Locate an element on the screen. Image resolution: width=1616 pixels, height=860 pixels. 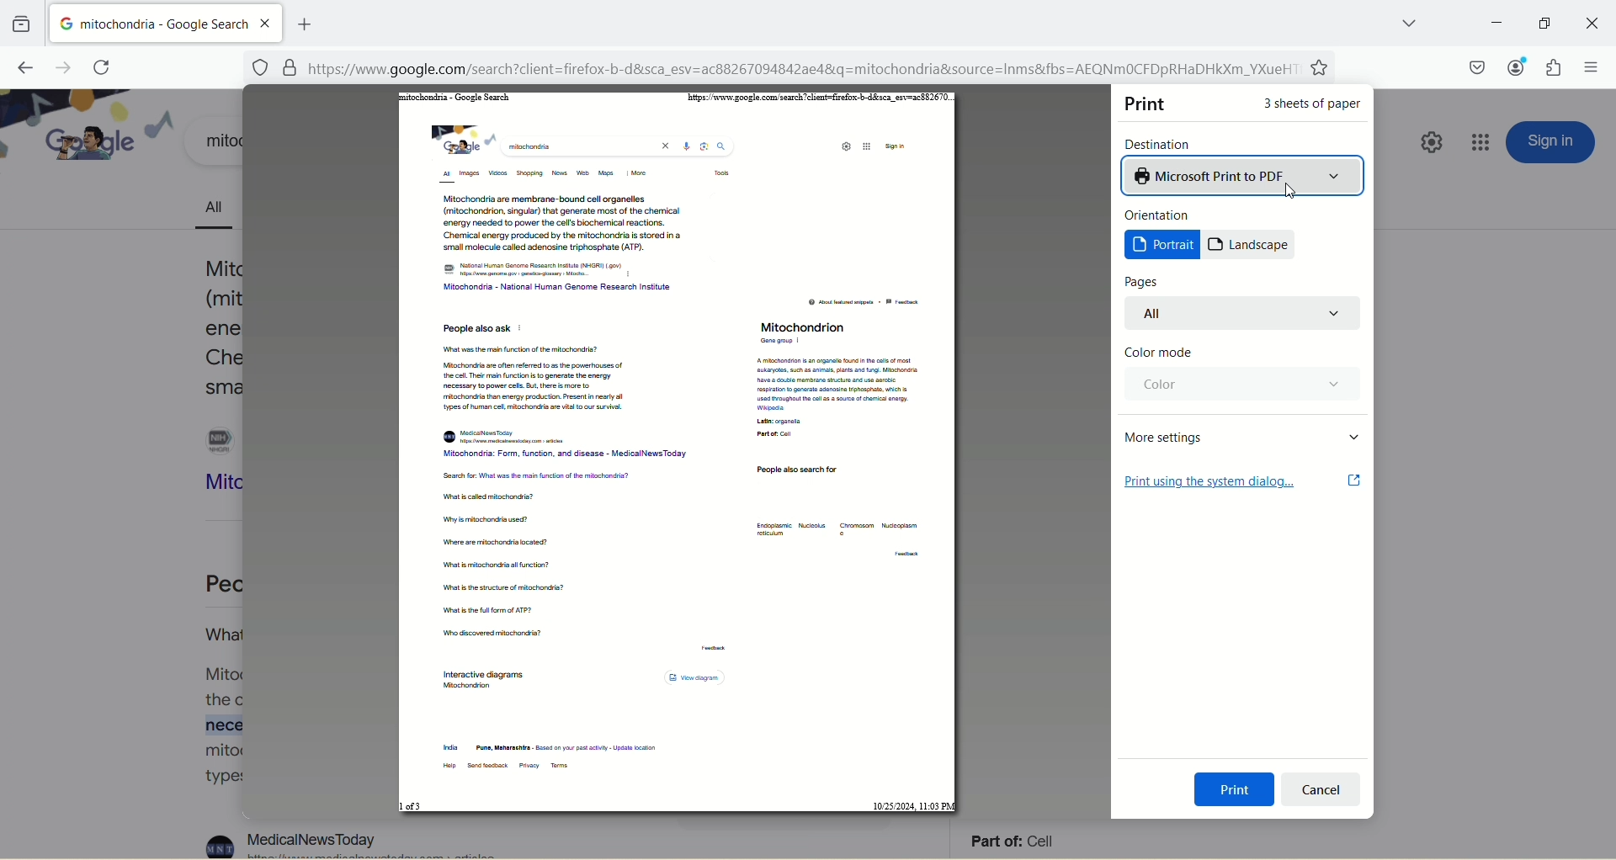
view recent browsing across windows and devices is located at coordinates (22, 24).